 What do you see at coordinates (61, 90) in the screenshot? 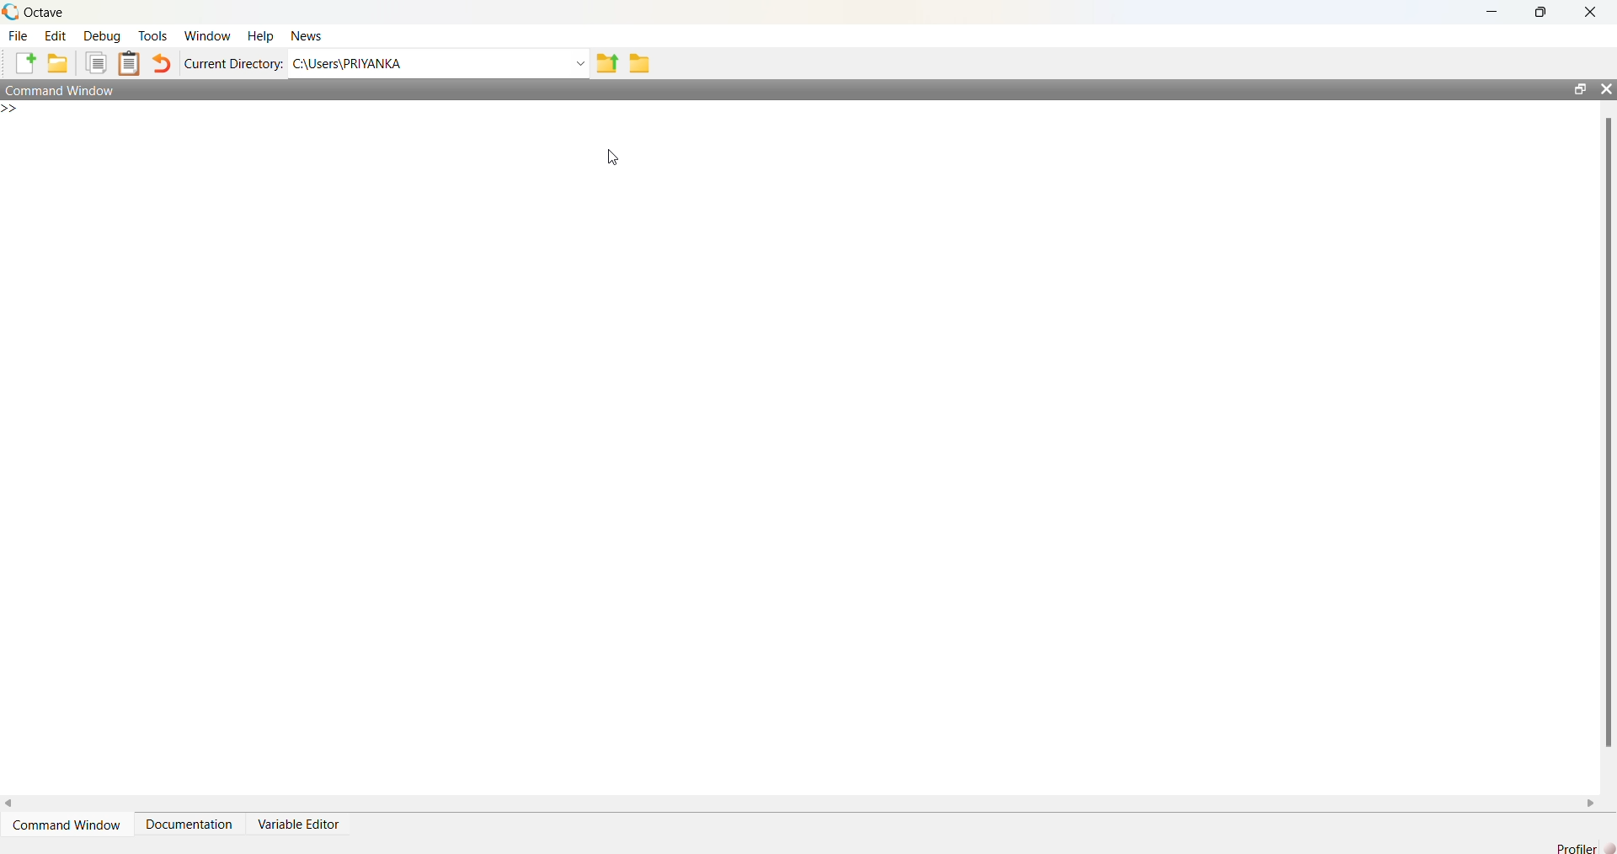
I see `Command Window` at bounding box center [61, 90].